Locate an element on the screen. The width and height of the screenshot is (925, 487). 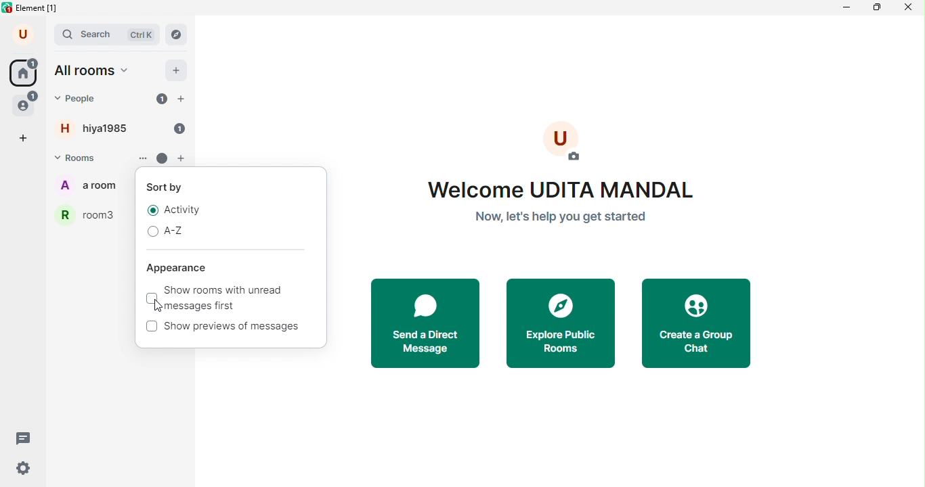
show previews of messages is located at coordinates (228, 329).